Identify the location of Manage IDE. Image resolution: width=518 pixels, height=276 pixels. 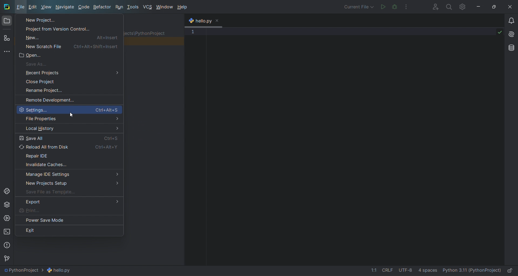
(69, 173).